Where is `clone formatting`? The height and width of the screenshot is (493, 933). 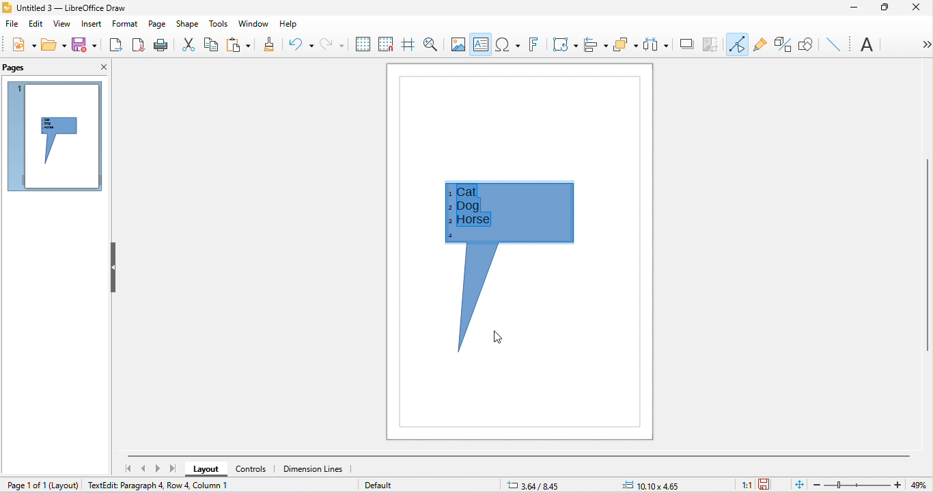 clone formatting is located at coordinates (266, 46).